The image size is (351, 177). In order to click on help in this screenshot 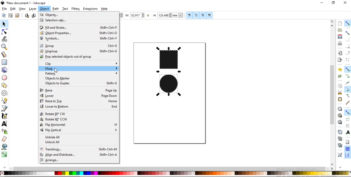, I will do `click(104, 9)`.